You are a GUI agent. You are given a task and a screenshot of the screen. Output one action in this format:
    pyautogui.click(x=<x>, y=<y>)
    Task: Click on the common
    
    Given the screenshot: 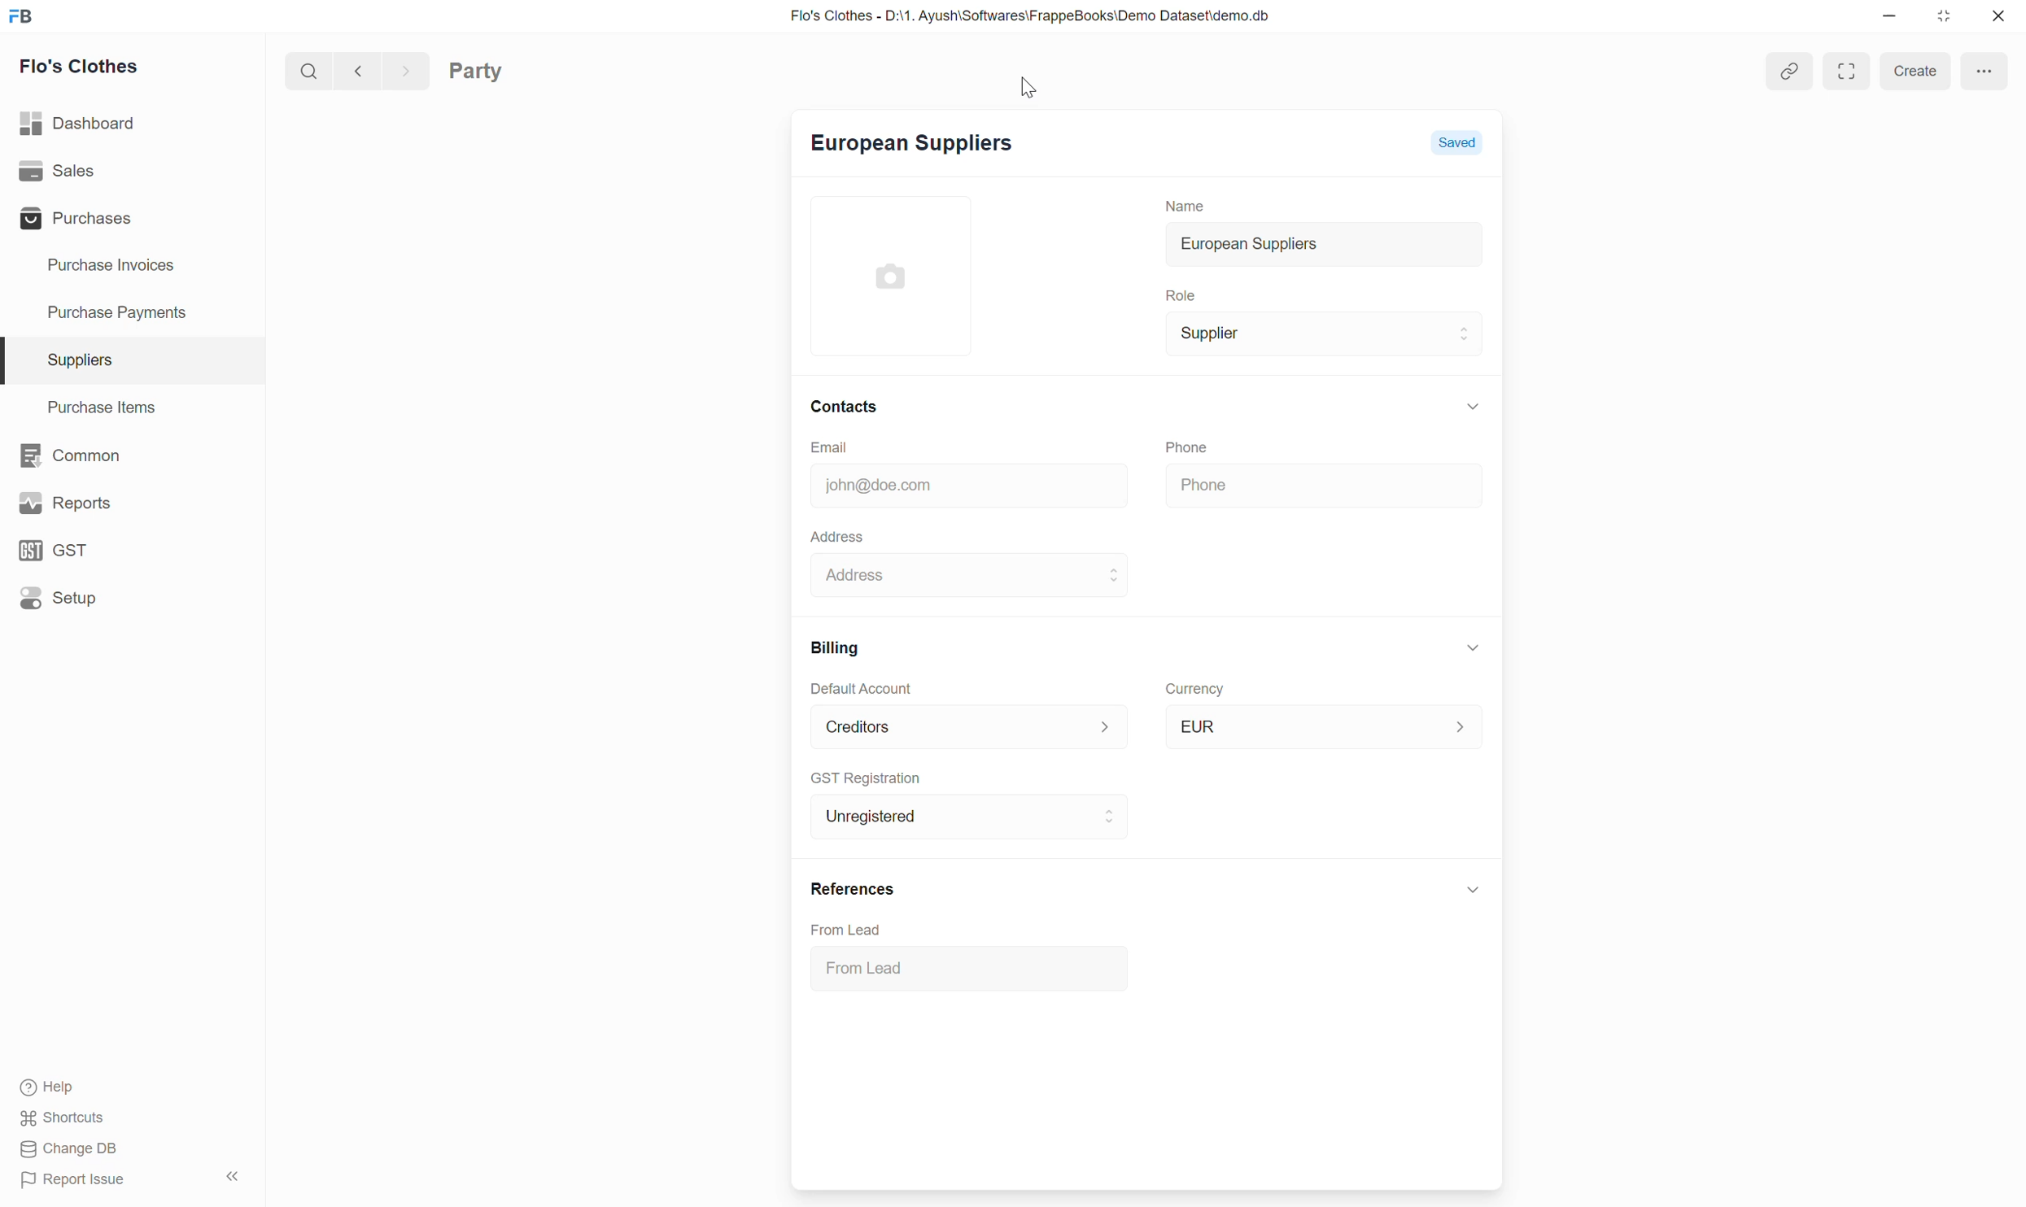 What is the action you would take?
    pyautogui.click(x=69, y=456)
    